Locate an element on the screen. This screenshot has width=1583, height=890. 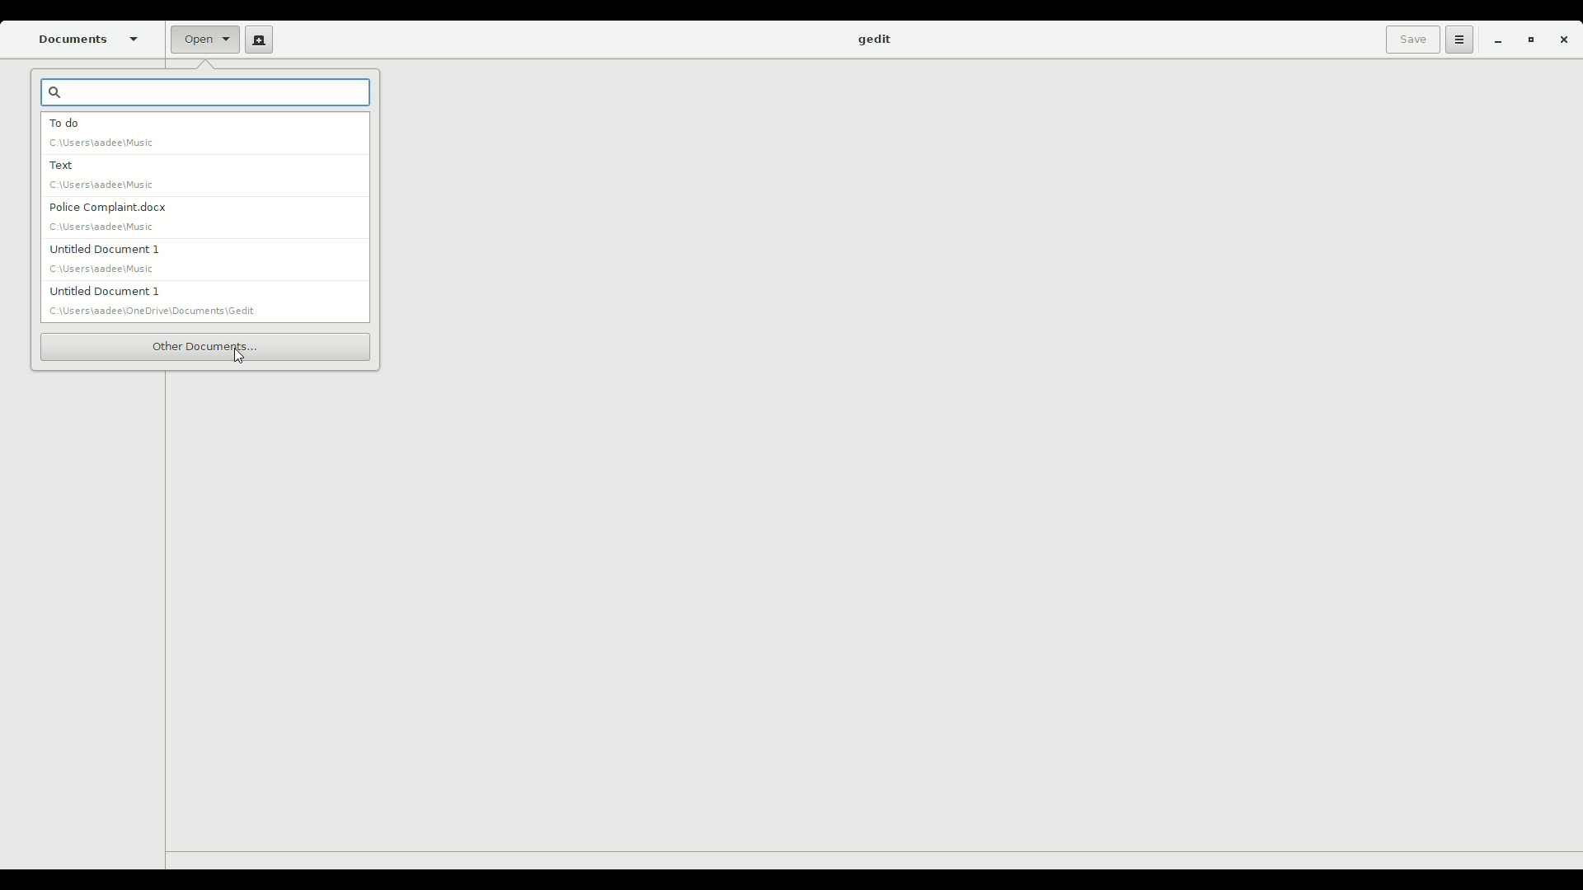
Search bar is located at coordinates (206, 95).